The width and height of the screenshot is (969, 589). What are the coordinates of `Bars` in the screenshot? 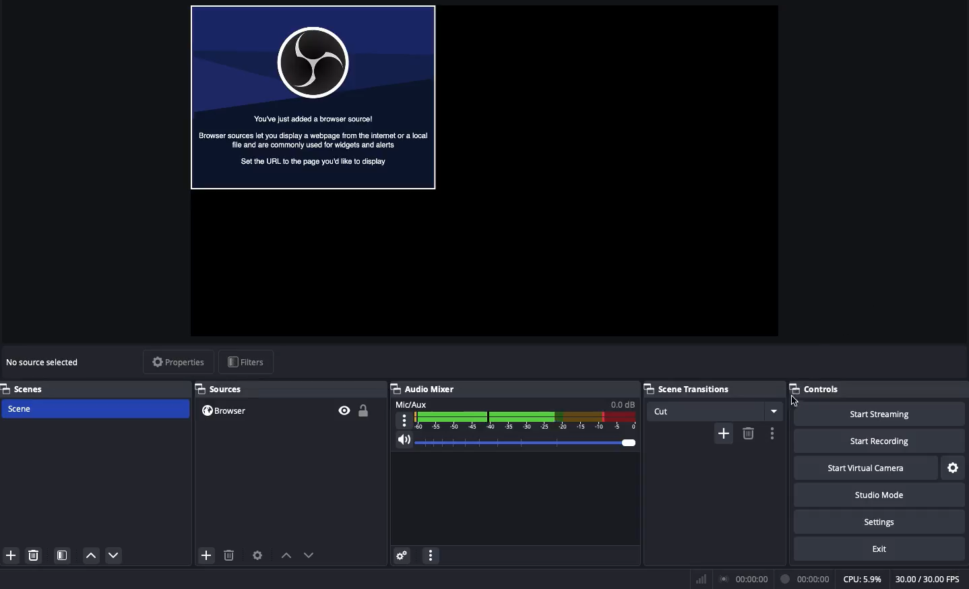 It's located at (699, 578).